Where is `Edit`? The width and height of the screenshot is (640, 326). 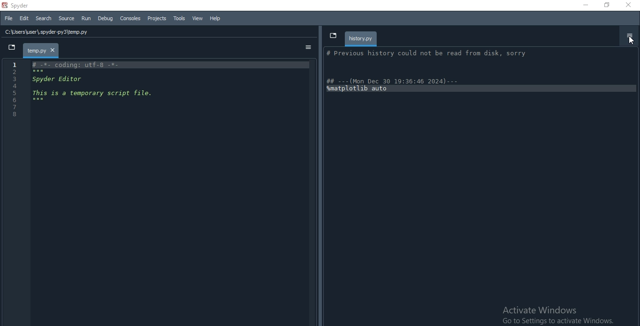 Edit is located at coordinates (23, 19).